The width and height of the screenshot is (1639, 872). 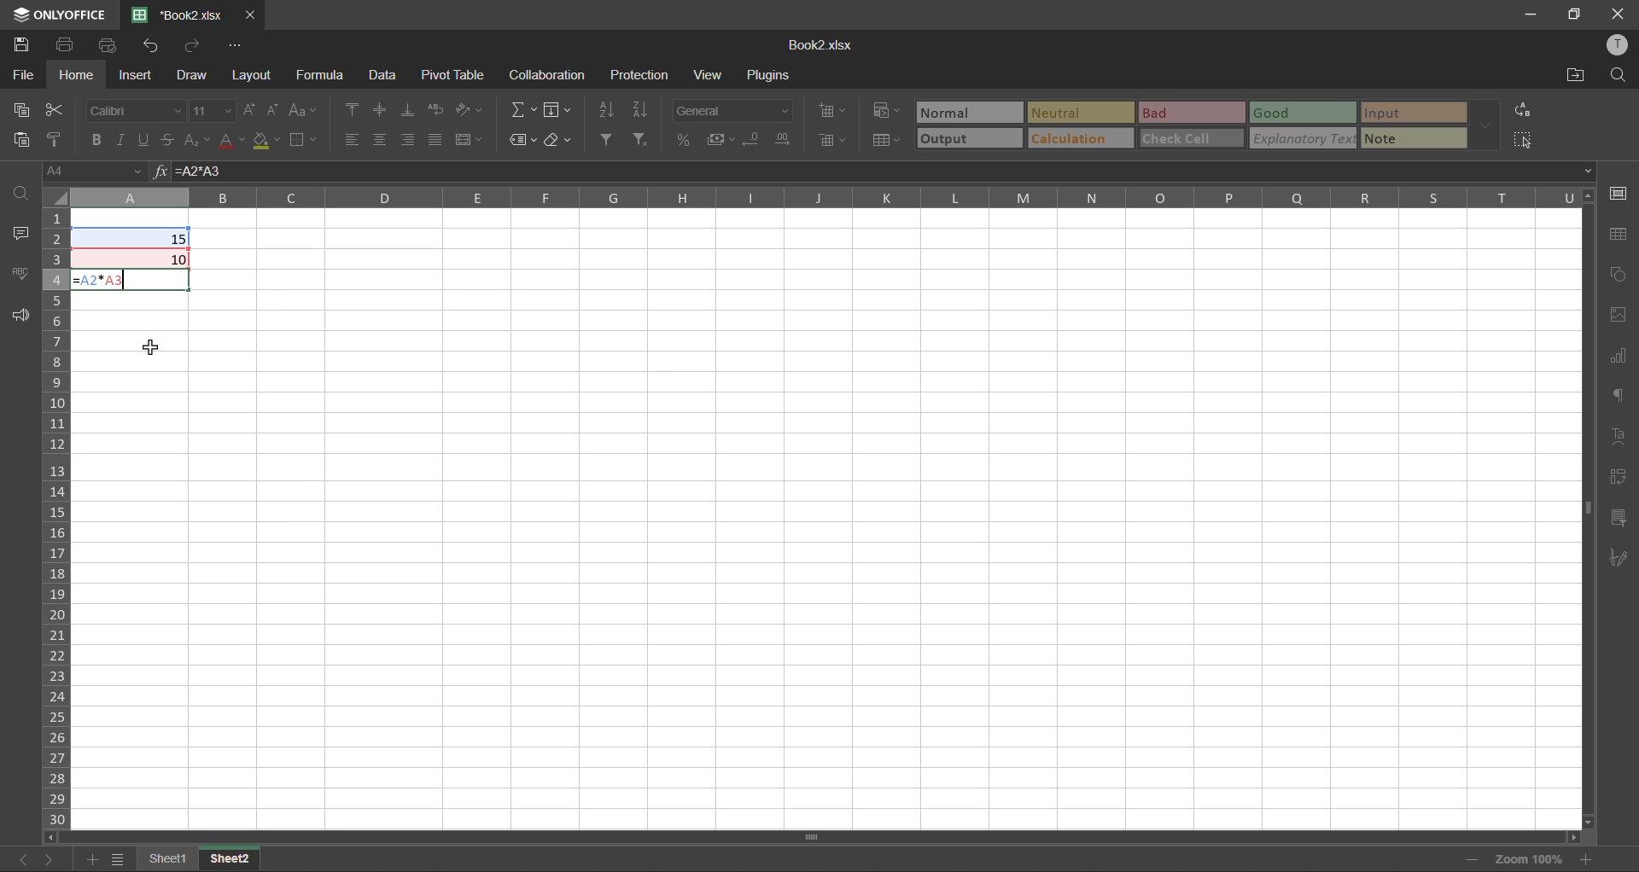 I want to click on increment size, so click(x=249, y=109).